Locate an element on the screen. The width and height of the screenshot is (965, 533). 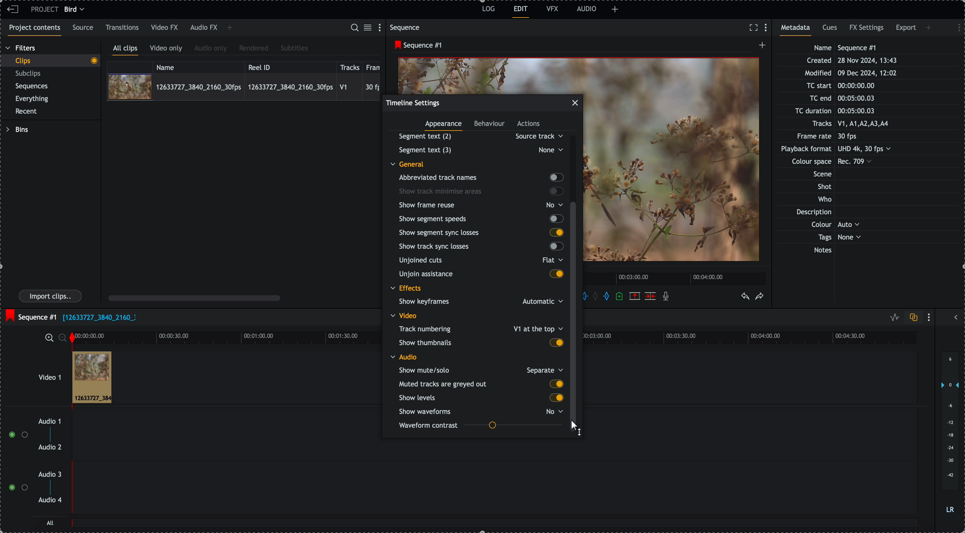
audio 1 is located at coordinates (47, 422).